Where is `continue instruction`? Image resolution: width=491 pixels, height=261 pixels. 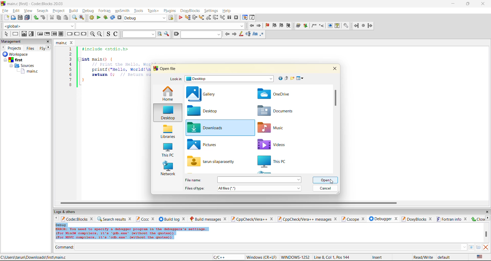 continue instruction is located at coordinates (76, 34).